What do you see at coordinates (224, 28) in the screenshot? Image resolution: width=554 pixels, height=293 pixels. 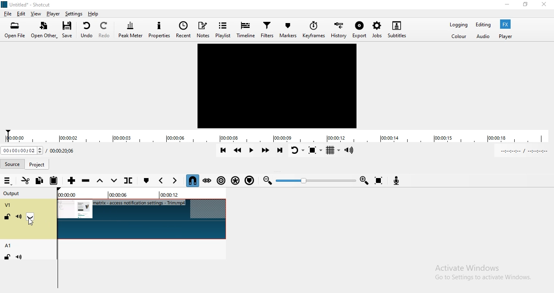 I see `Playlist` at bounding box center [224, 28].